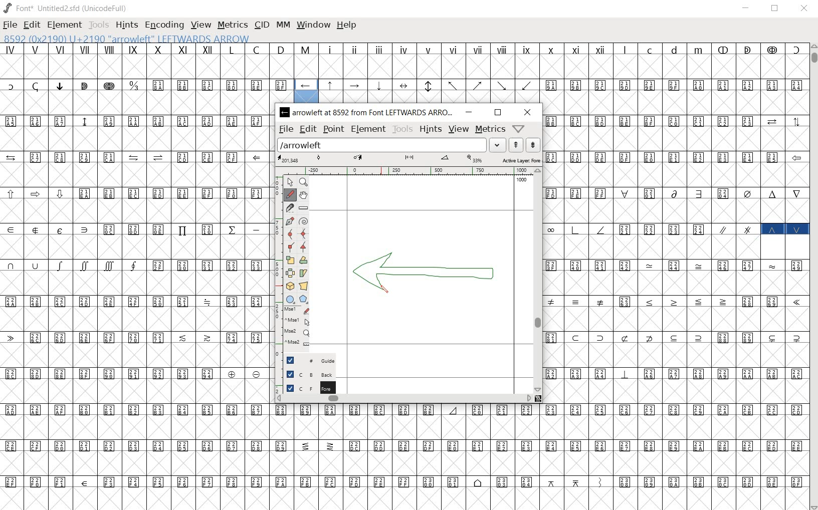  I want to click on glyph, so click(406, 60).